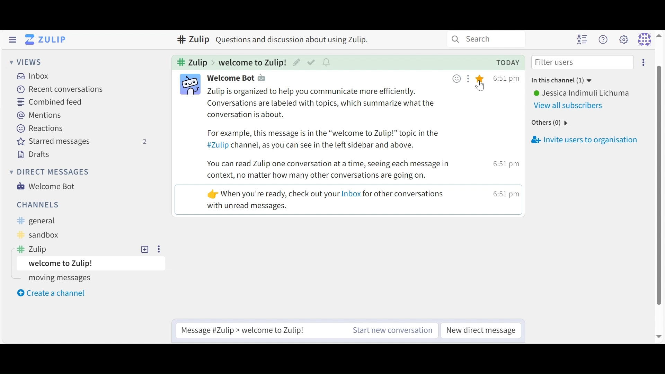  What do you see at coordinates (481, 86) in the screenshot?
I see `Cursor` at bounding box center [481, 86].